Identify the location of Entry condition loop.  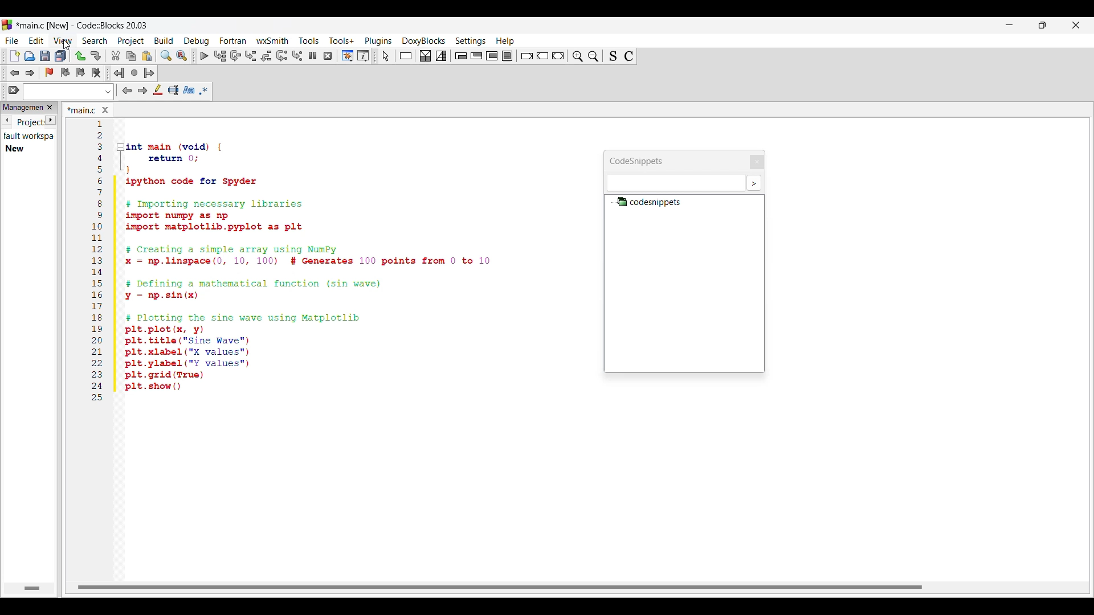
(461, 56).